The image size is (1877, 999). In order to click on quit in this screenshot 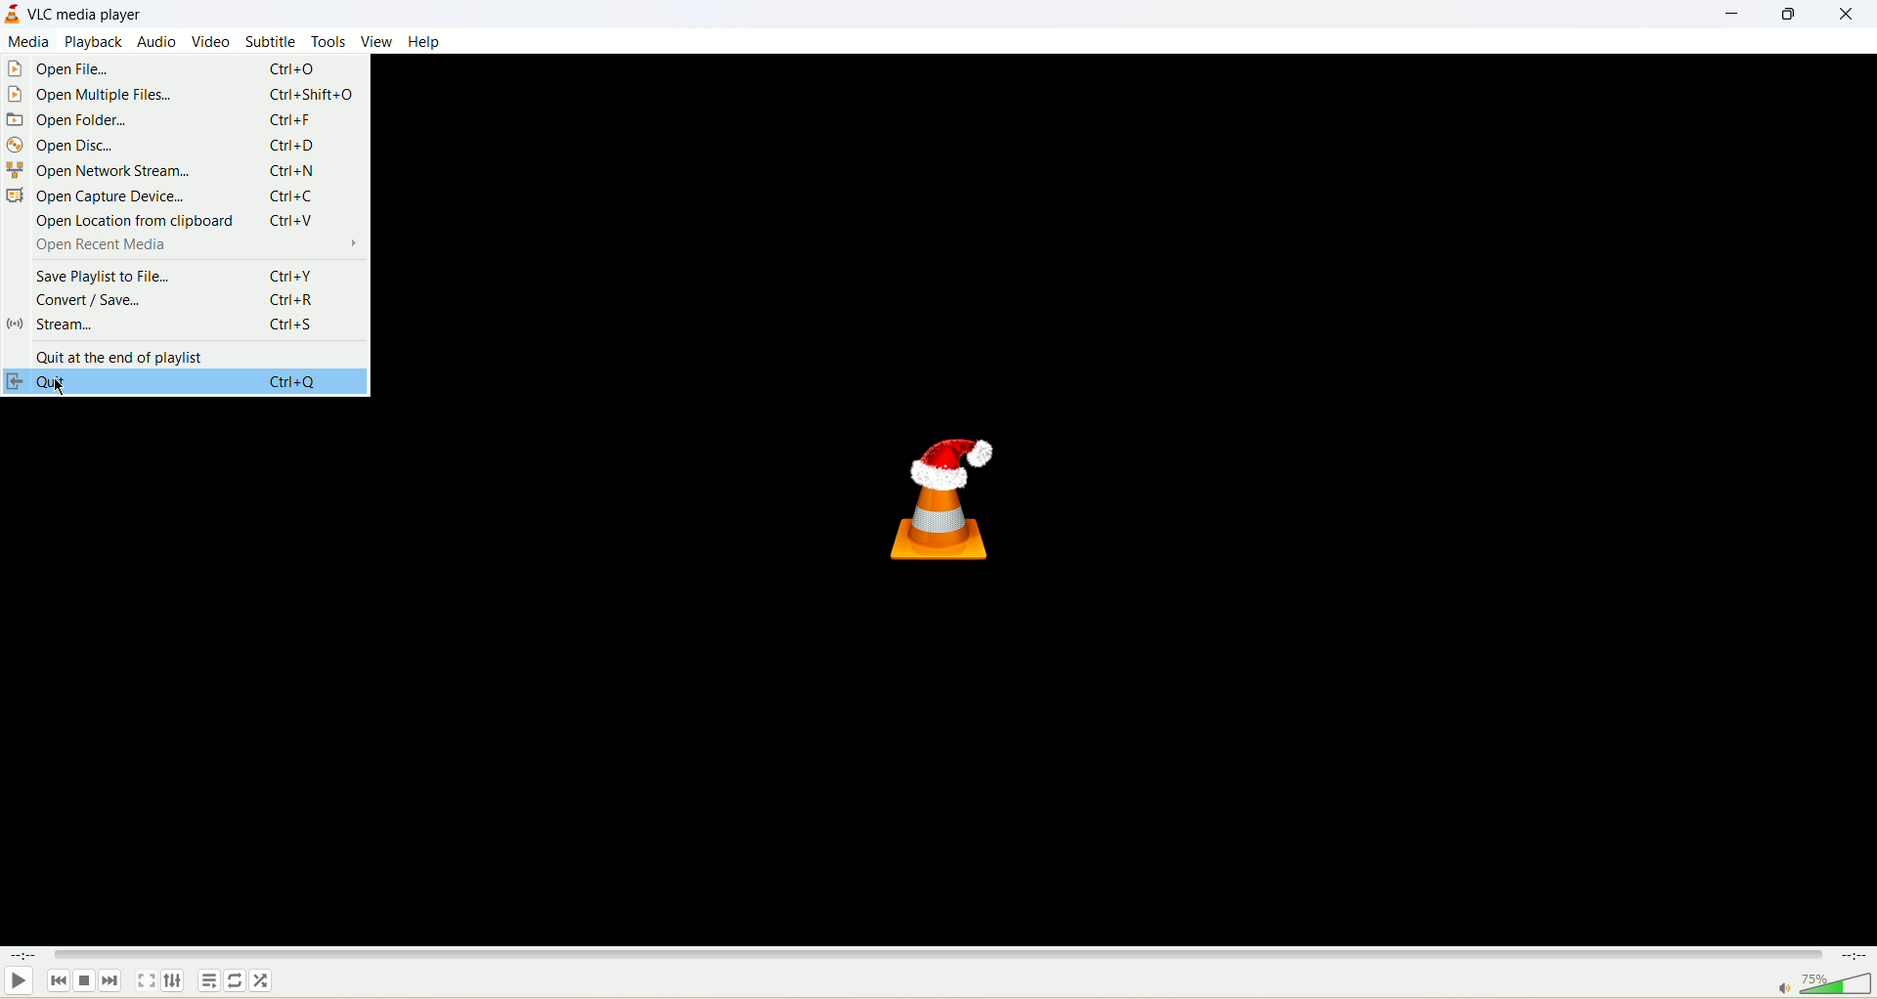, I will do `click(182, 383)`.